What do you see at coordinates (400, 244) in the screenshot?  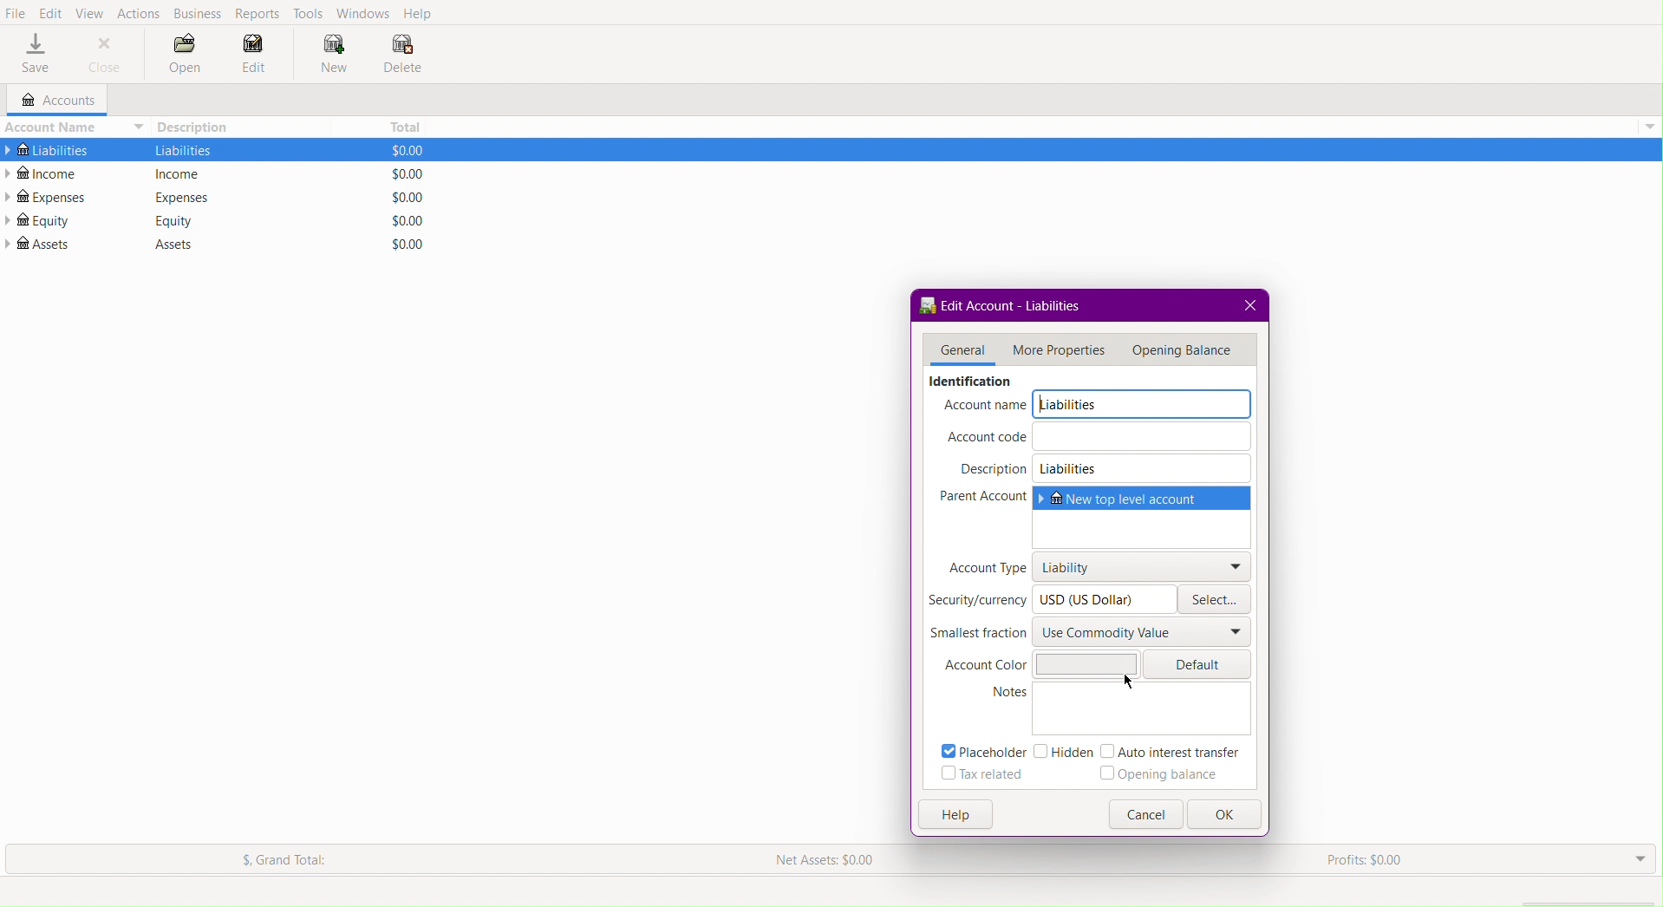 I see `$0.00` at bounding box center [400, 244].